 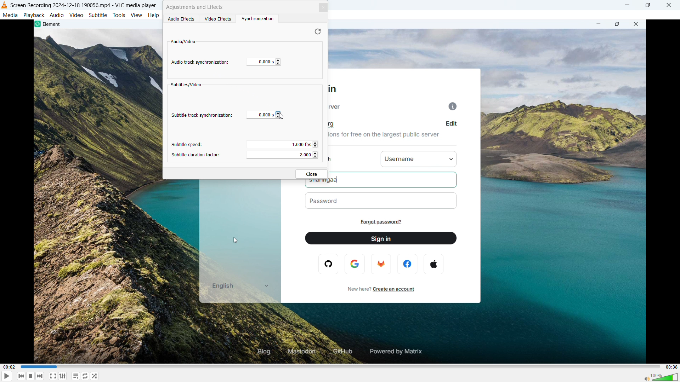 I want to click on click to change track synchronization, so click(x=278, y=62).